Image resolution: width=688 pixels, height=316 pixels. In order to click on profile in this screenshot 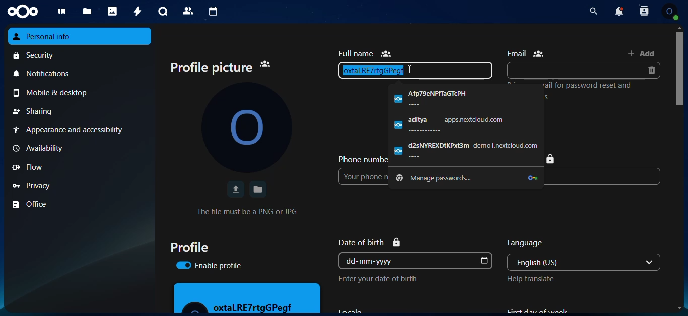, I will do `click(669, 11)`.